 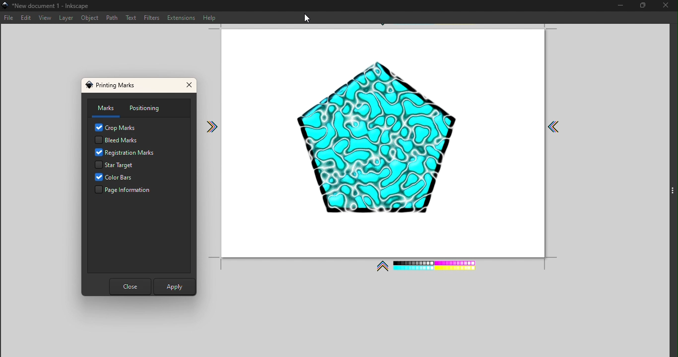 What do you see at coordinates (45, 18) in the screenshot?
I see `View` at bounding box center [45, 18].